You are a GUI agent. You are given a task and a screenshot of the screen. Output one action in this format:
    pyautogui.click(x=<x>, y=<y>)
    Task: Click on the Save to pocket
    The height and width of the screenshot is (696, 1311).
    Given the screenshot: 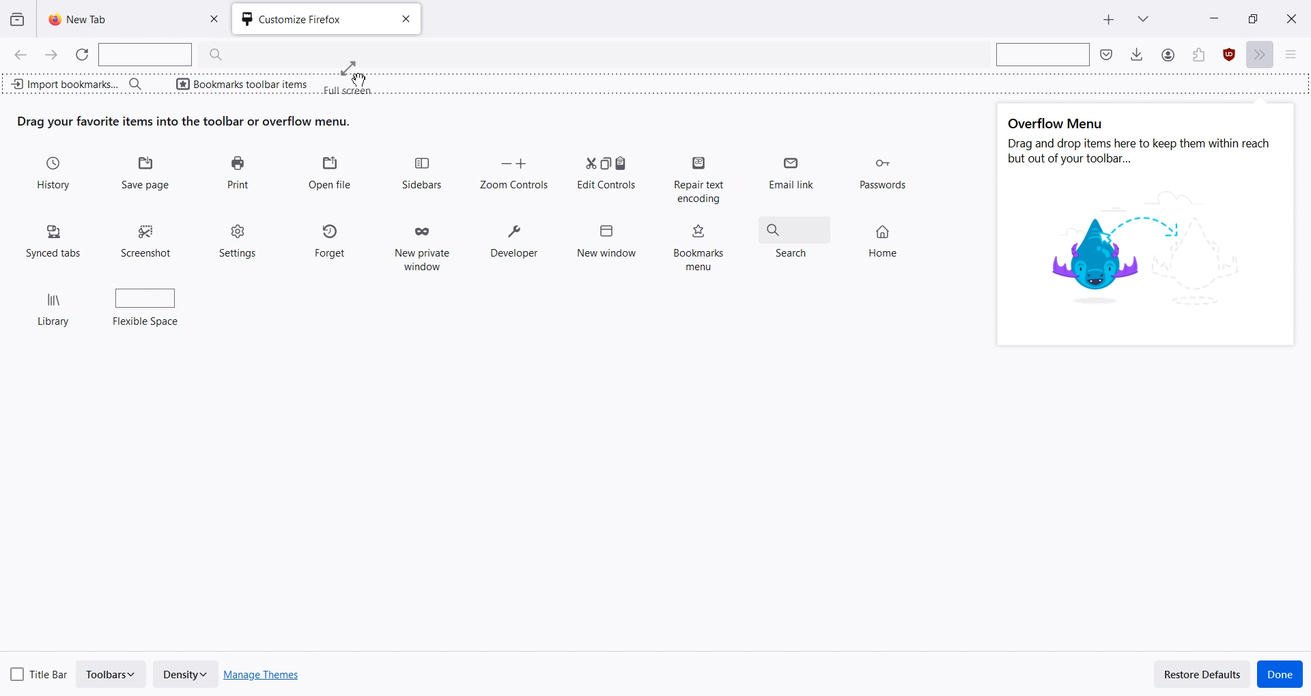 What is the action you would take?
    pyautogui.click(x=1108, y=54)
    